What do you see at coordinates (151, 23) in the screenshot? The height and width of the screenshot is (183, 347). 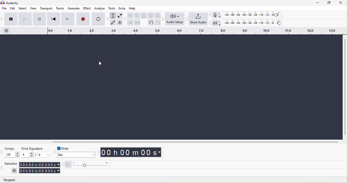 I see `undo` at bounding box center [151, 23].